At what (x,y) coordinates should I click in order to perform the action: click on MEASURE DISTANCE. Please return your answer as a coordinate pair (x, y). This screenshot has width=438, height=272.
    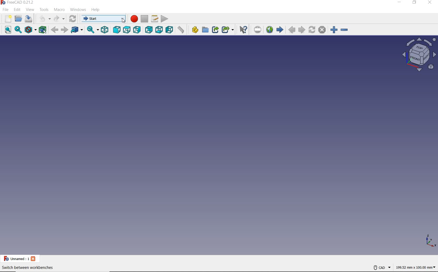
    Looking at the image, I should click on (181, 30).